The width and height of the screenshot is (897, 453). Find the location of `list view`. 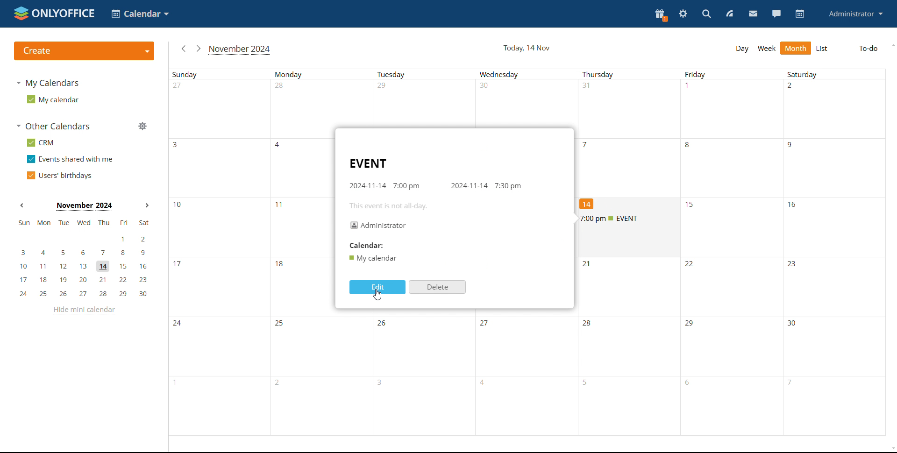

list view is located at coordinates (823, 49).